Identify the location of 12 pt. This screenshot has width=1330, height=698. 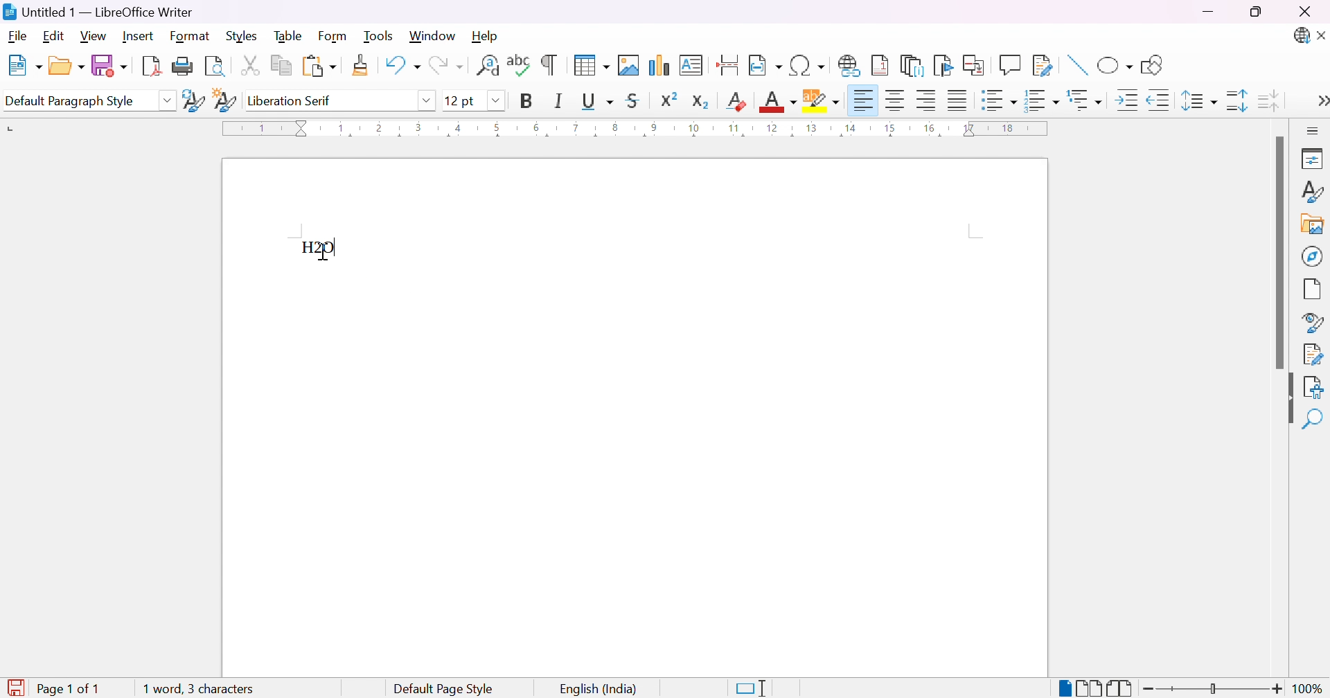
(461, 100).